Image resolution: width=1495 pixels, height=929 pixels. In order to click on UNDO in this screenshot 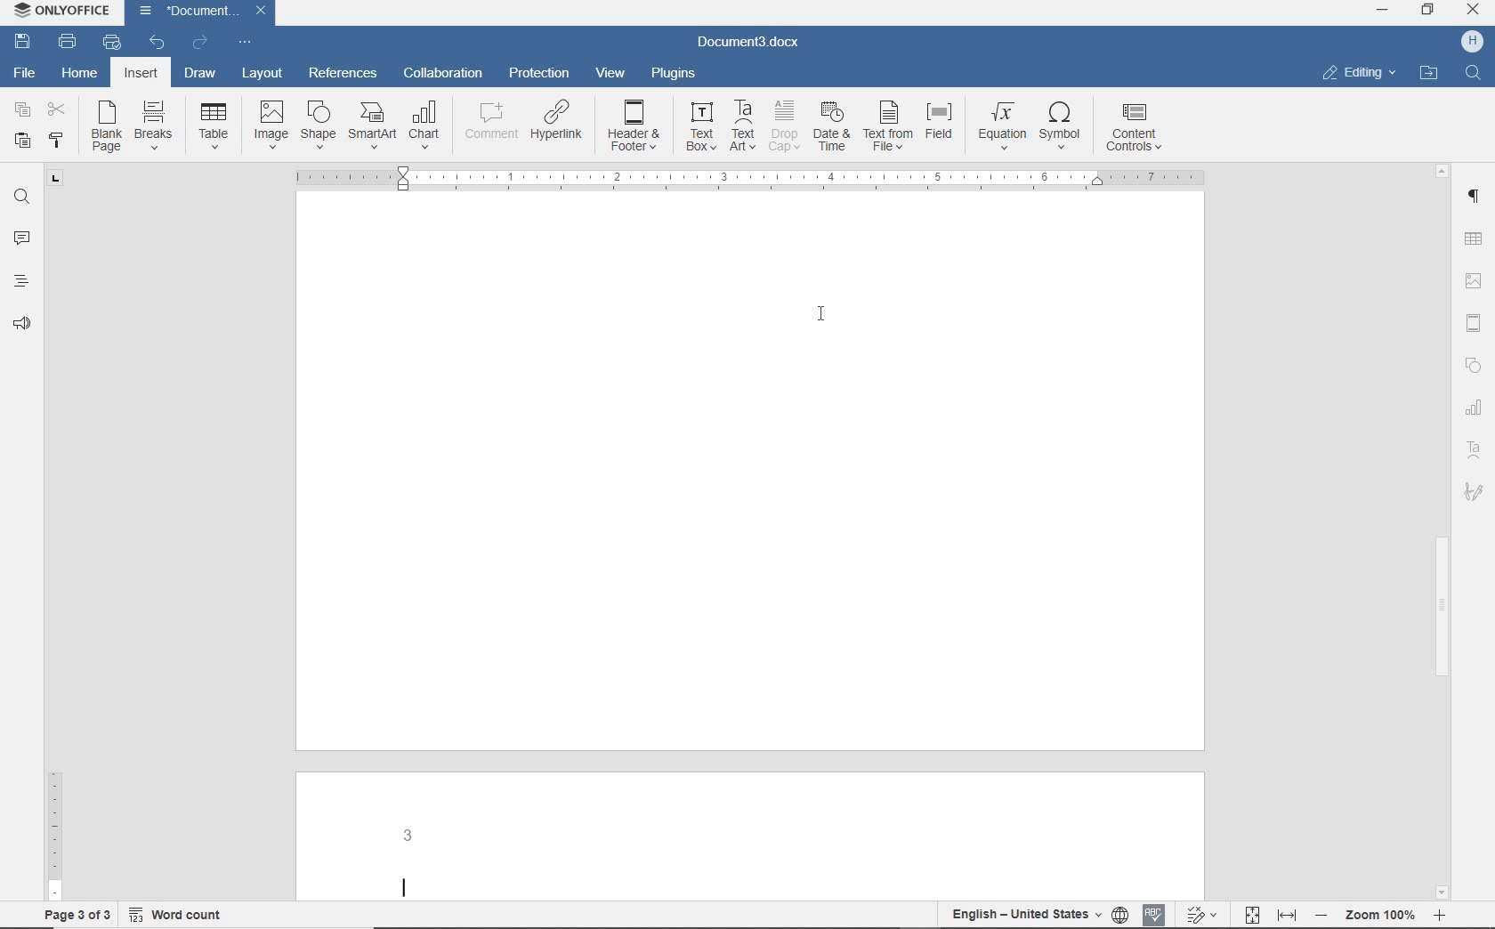, I will do `click(159, 41)`.